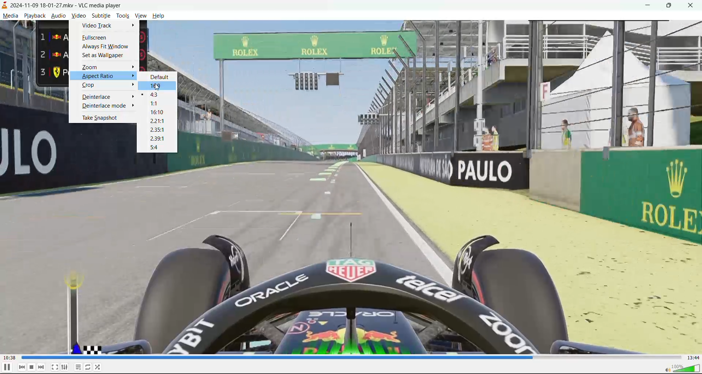 This screenshot has height=374, width=702. I want to click on track slider, so click(351, 357).